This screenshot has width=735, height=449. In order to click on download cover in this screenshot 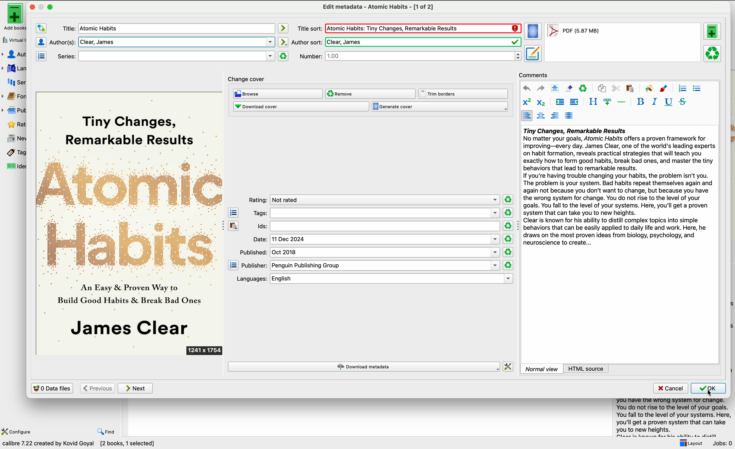, I will do `click(301, 107)`.